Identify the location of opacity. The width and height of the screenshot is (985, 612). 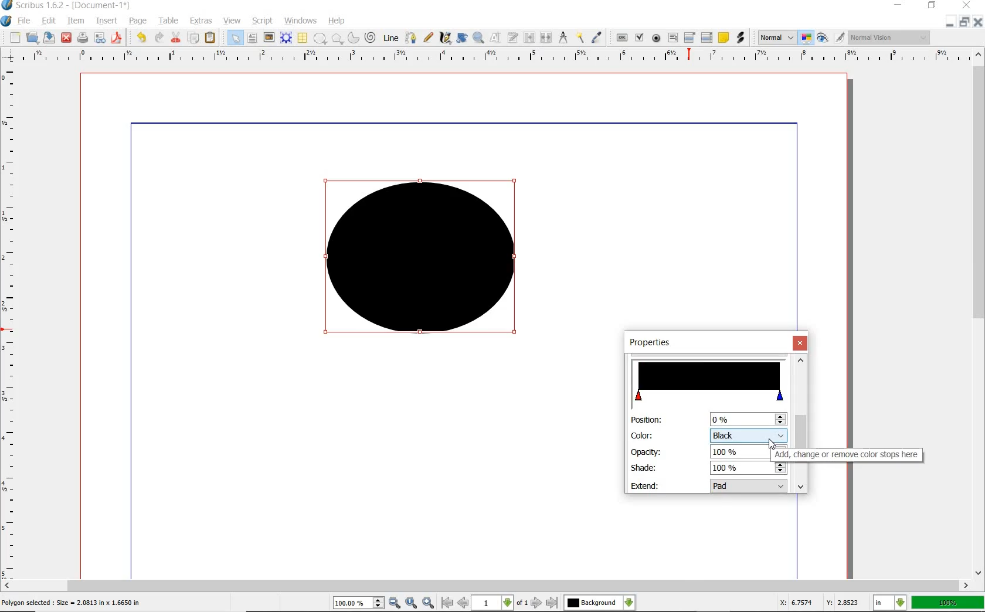
(739, 451).